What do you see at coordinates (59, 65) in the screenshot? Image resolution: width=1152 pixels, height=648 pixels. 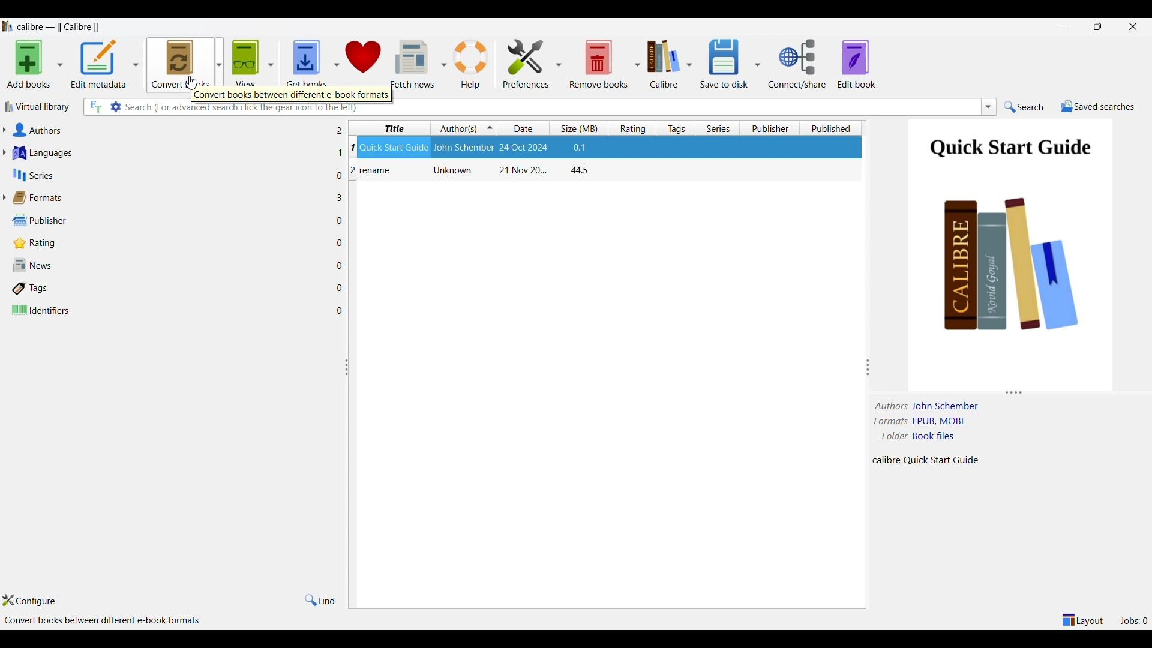 I see `Add book options` at bounding box center [59, 65].